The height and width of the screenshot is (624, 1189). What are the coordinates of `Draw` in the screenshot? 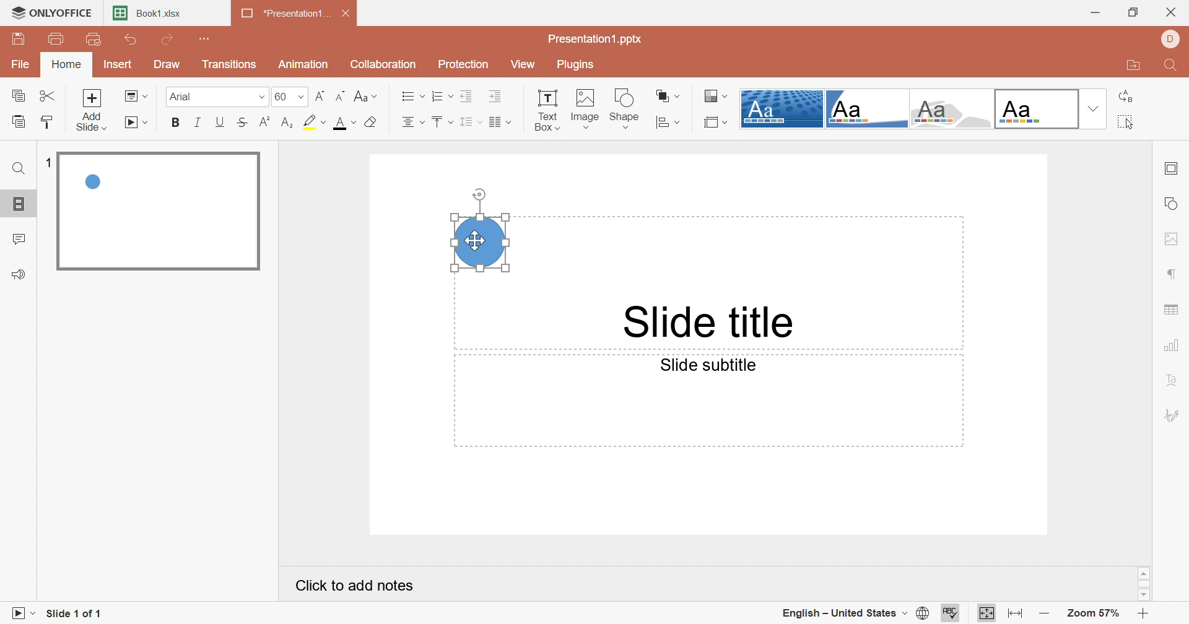 It's located at (169, 64).